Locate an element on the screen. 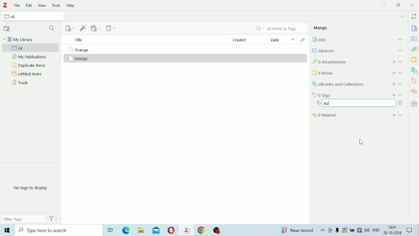 Image resolution: width=419 pixels, height=236 pixels. Add Item (s) by Identifier is located at coordinates (83, 28).